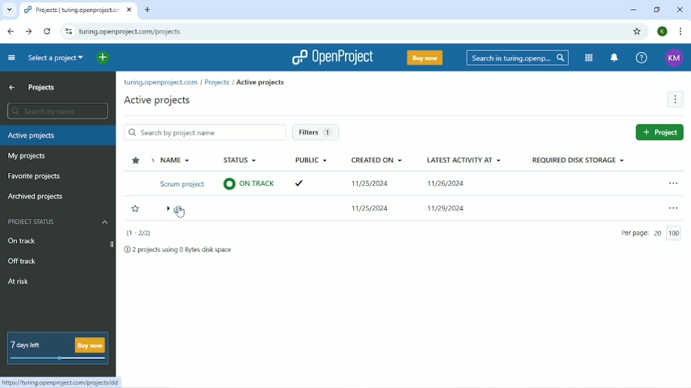 The image size is (691, 388). Describe the element at coordinates (371, 184) in the screenshot. I see `11/25/2024` at that location.